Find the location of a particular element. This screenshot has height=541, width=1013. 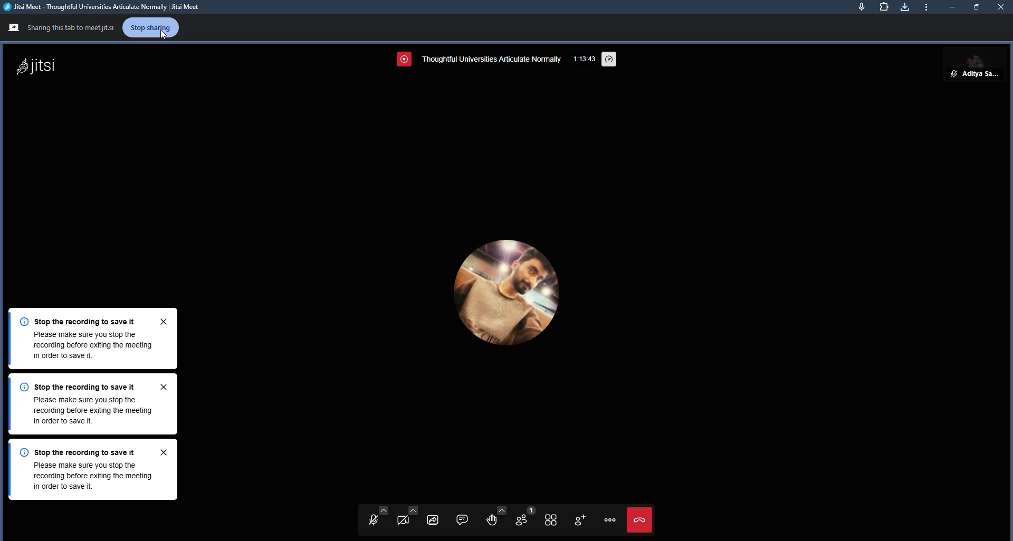

open chat is located at coordinates (460, 518).